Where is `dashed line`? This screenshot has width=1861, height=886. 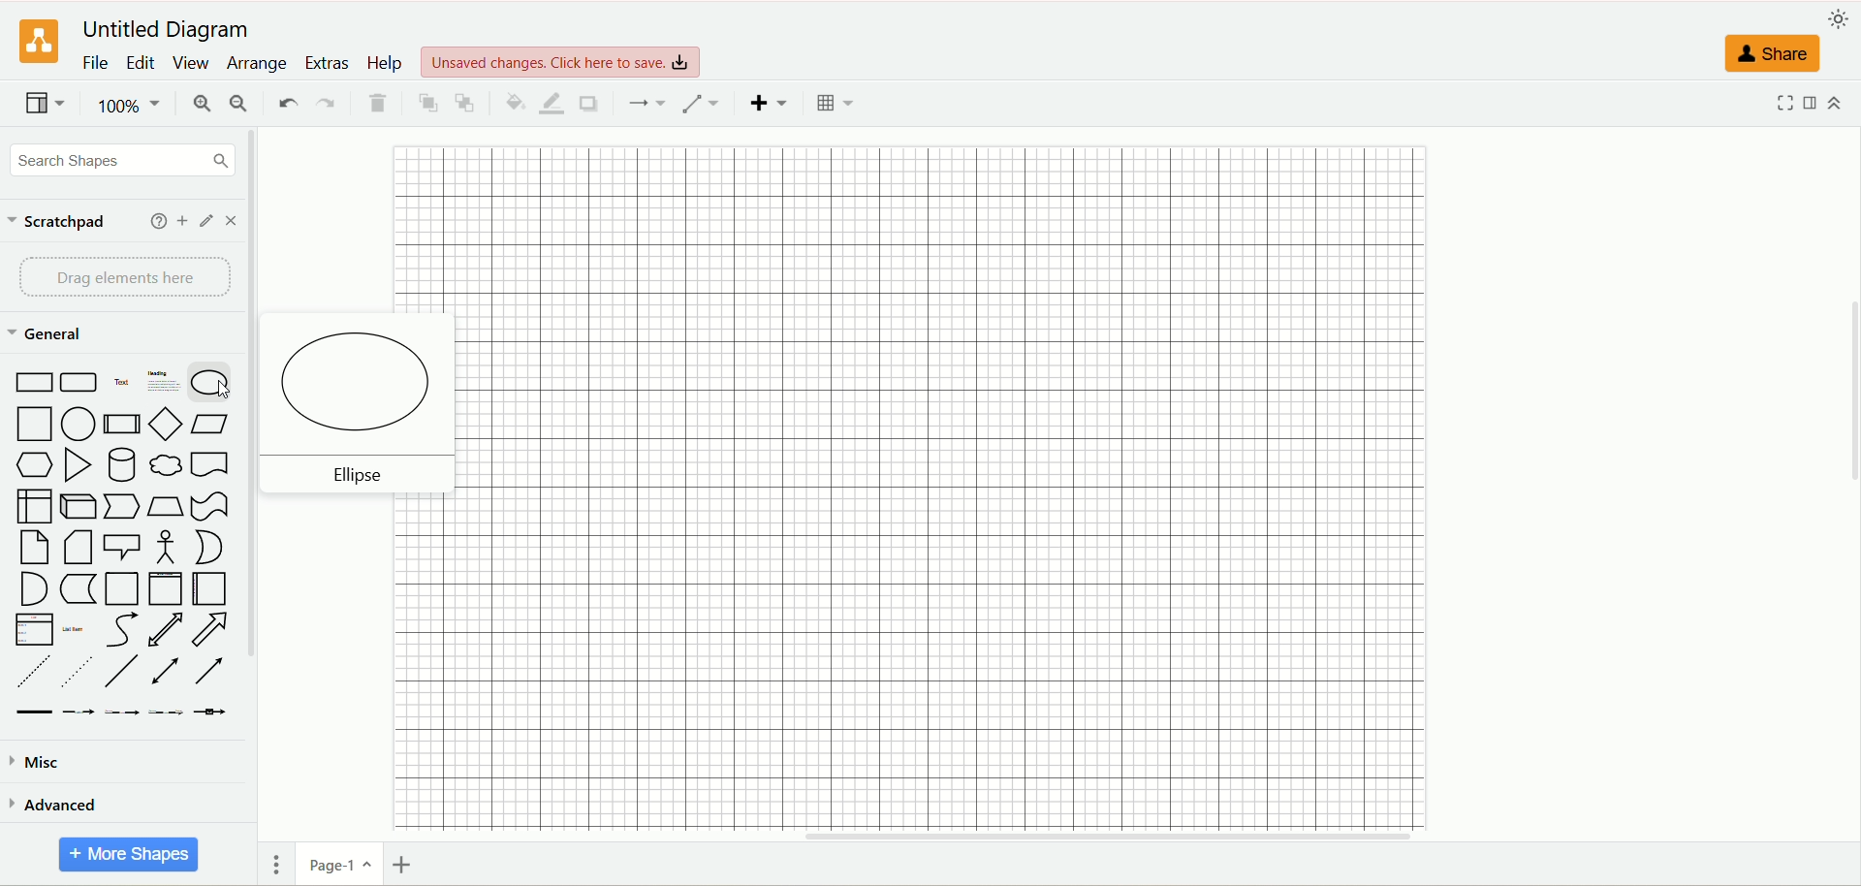
dashed line is located at coordinates (31, 671).